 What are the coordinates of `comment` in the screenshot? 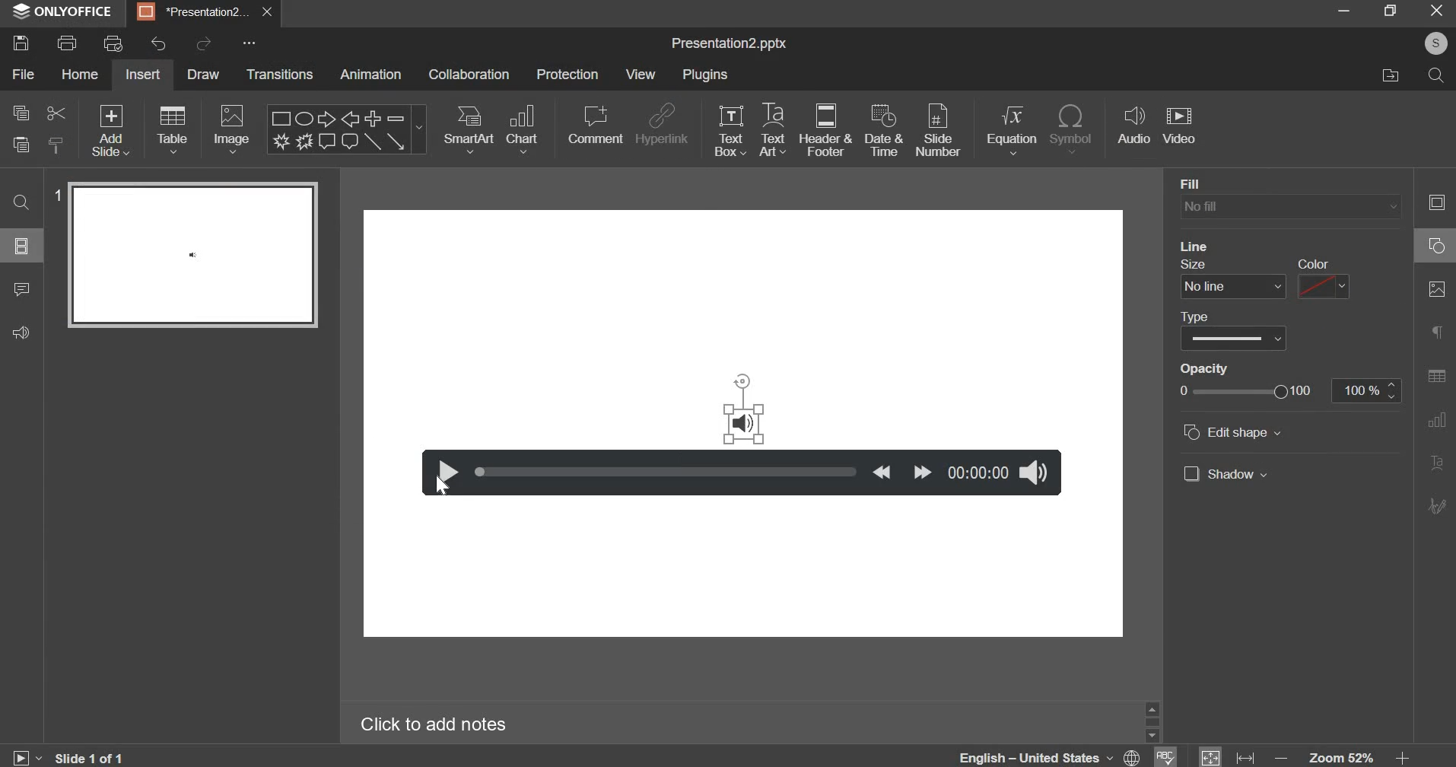 It's located at (27, 291).